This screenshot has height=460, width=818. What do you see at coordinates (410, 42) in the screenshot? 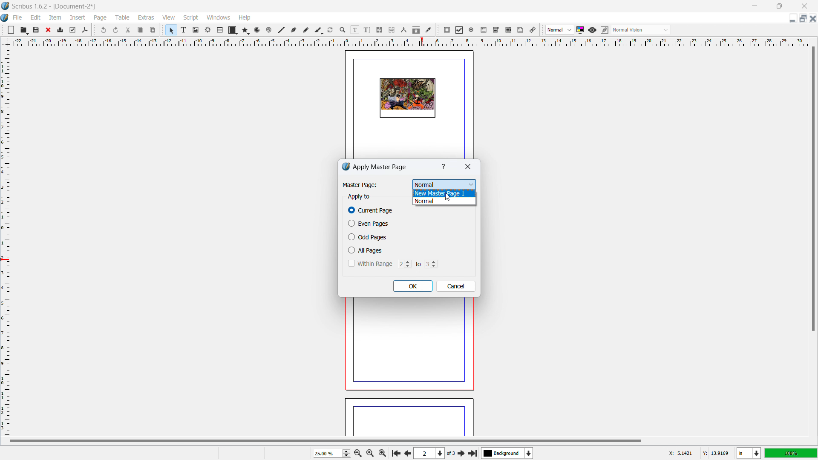
I see `horizontal ruler` at bounding box center [410, 42].